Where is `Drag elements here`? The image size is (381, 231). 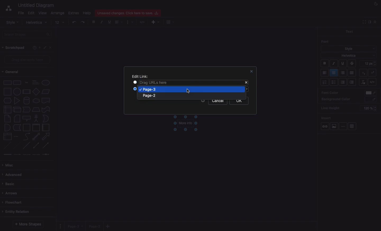 Drag elements here is located at coordinates (28, 59).